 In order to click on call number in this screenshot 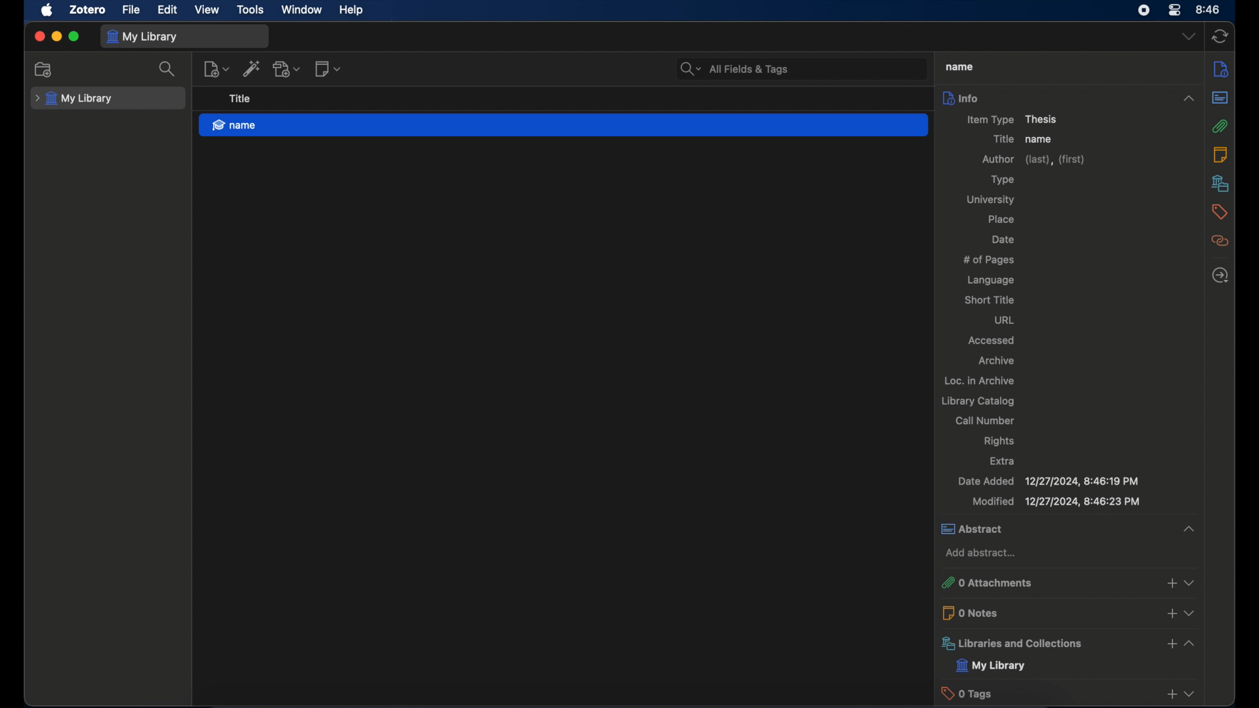, I will do `click(985, 420)`.